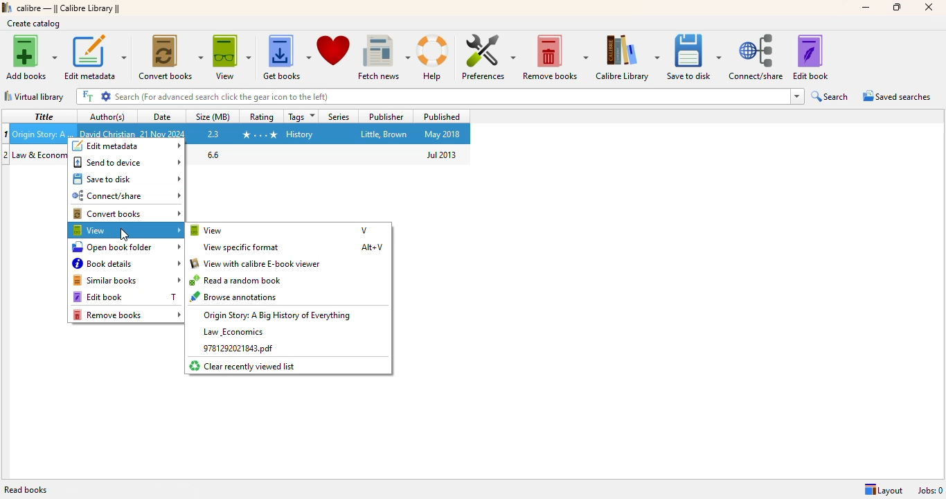 This screenshot has width=946, height=499. I want to click on search, so click(451, 96).